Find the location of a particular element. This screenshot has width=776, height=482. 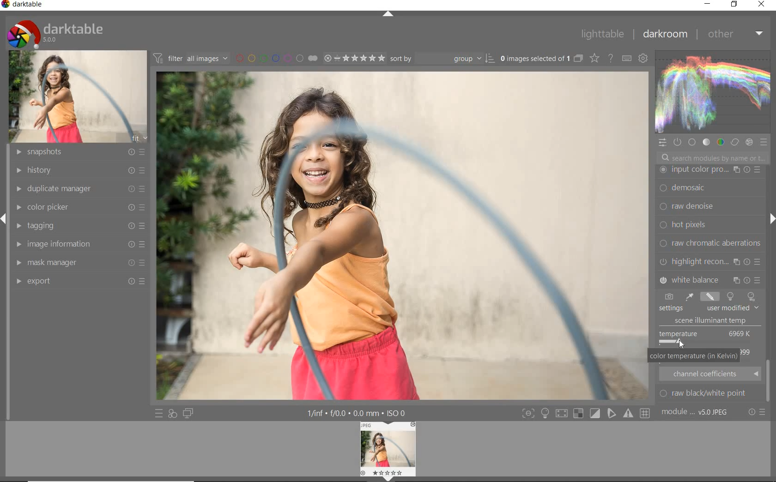

quick access panel is located at coordinates (663, 143).